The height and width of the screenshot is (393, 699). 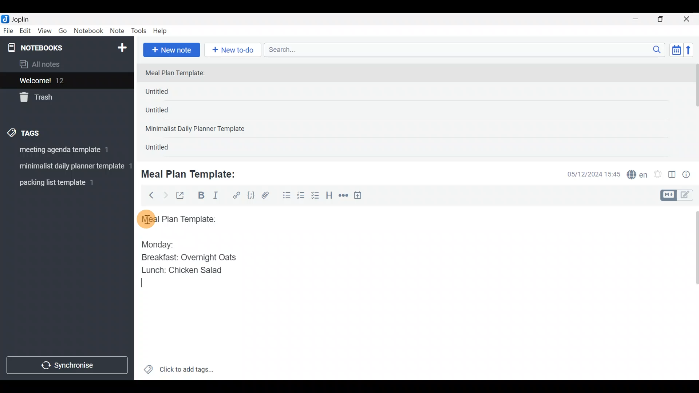 What do you see at coordinates (122, 46) in the screenshot?
I see `New` at bounding box center [122, 46].